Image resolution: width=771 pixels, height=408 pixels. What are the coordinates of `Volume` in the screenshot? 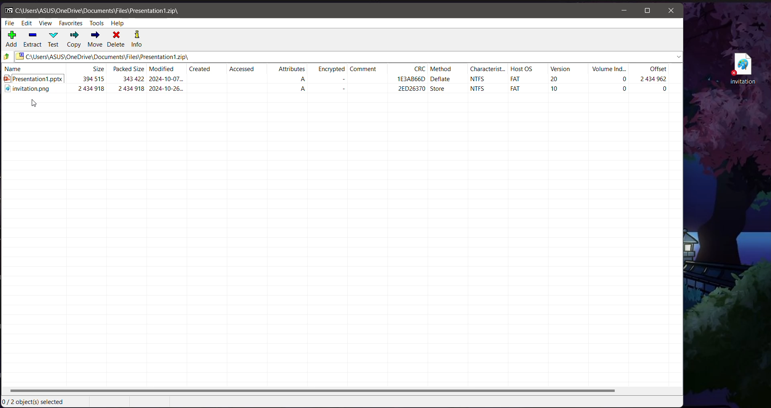 It's located at (609, 69).